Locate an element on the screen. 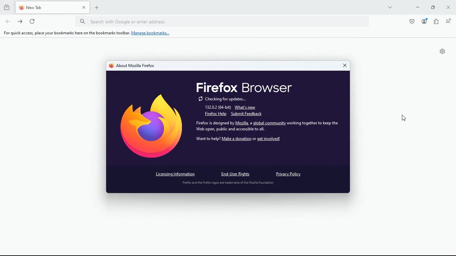 The height and width of the screenshot is (256, 456). close is located at coordinates (347, 65).